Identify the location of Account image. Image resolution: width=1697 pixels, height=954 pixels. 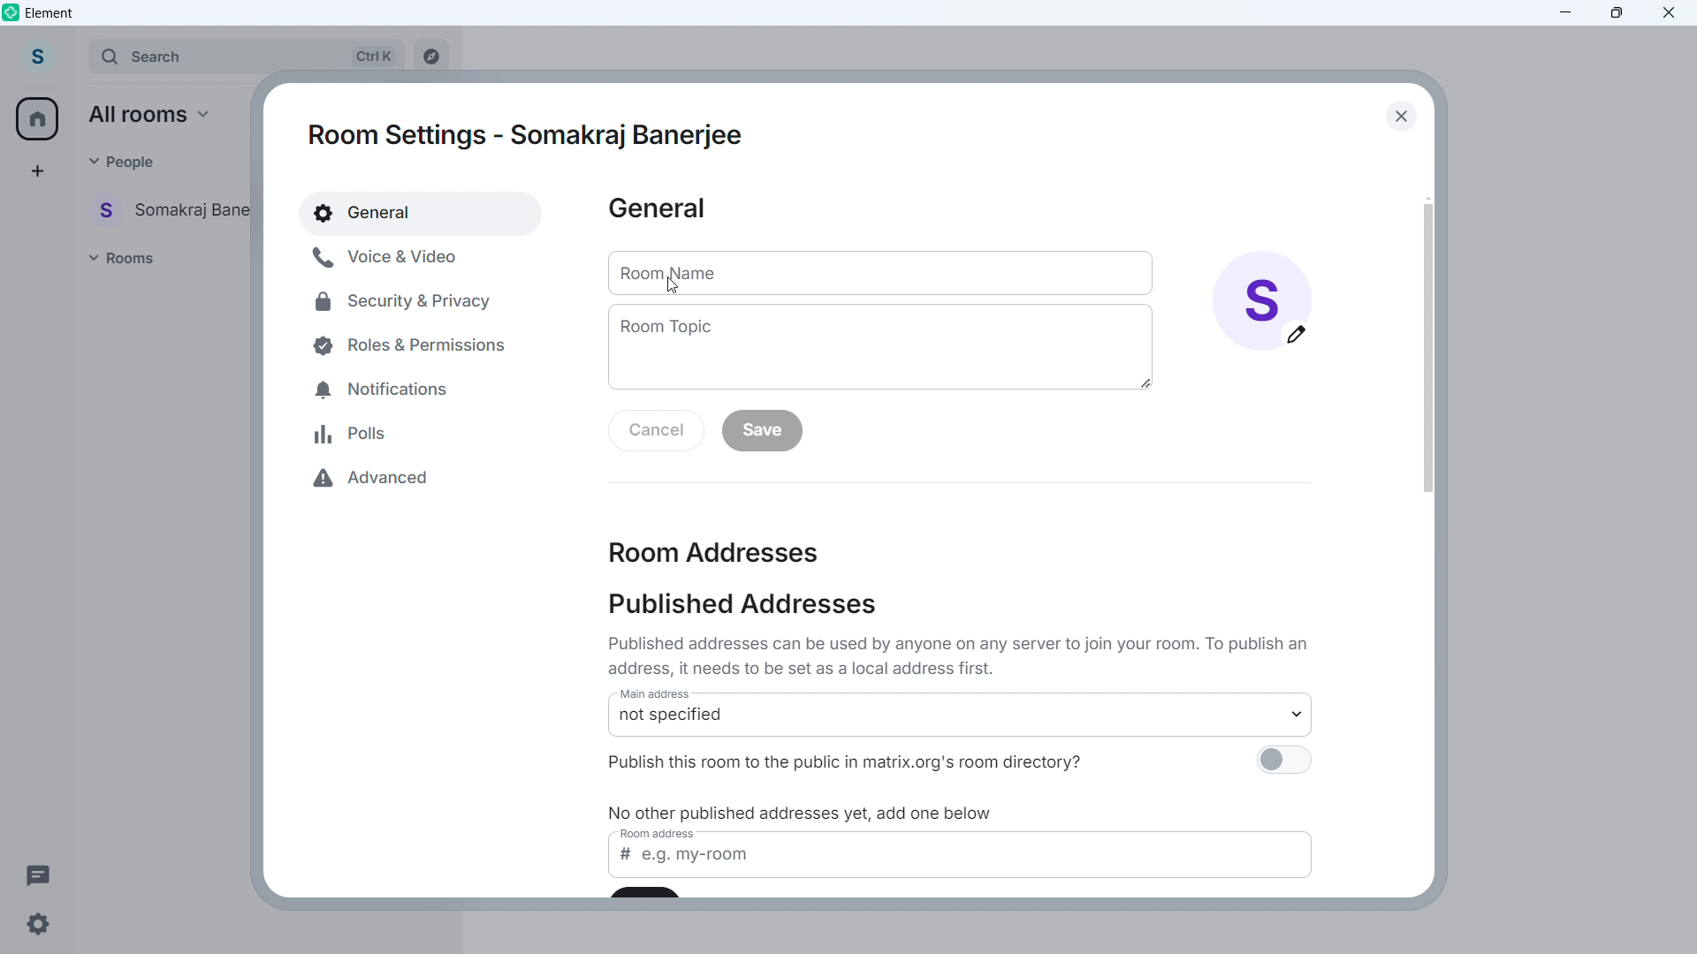
(1262, 300).